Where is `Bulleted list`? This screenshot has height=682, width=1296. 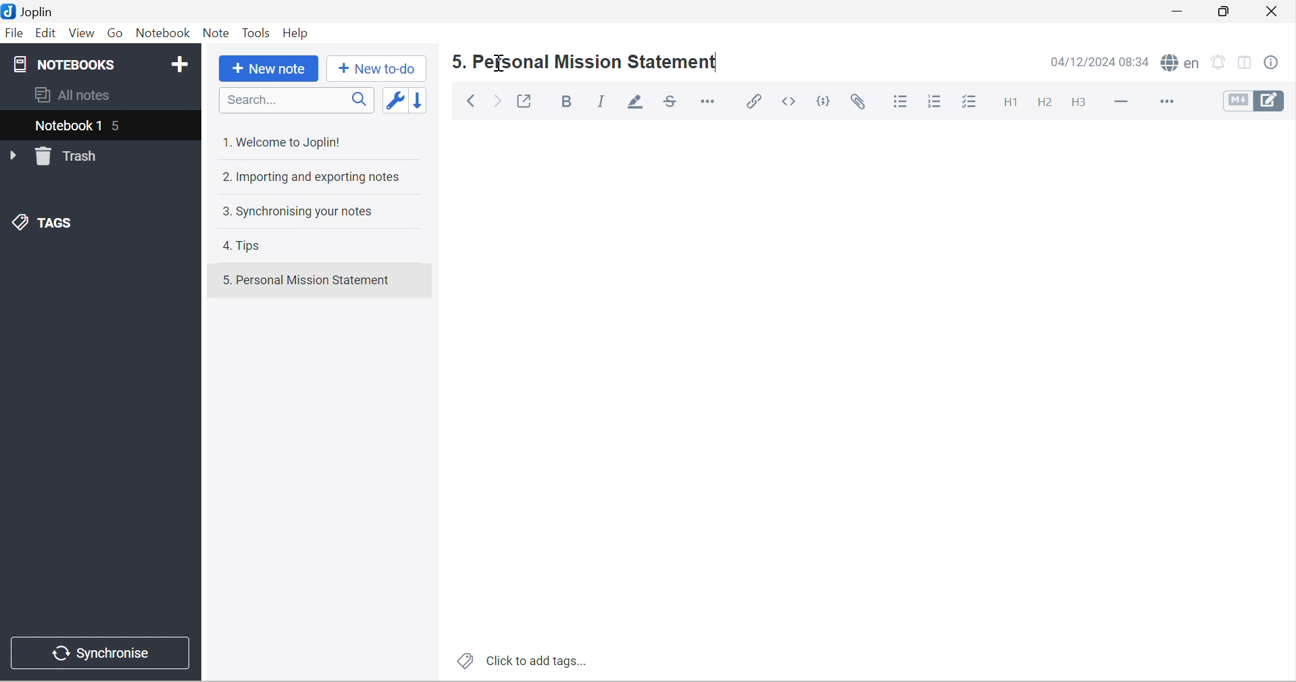 Bulleted list is located at coordinates (905, 104).